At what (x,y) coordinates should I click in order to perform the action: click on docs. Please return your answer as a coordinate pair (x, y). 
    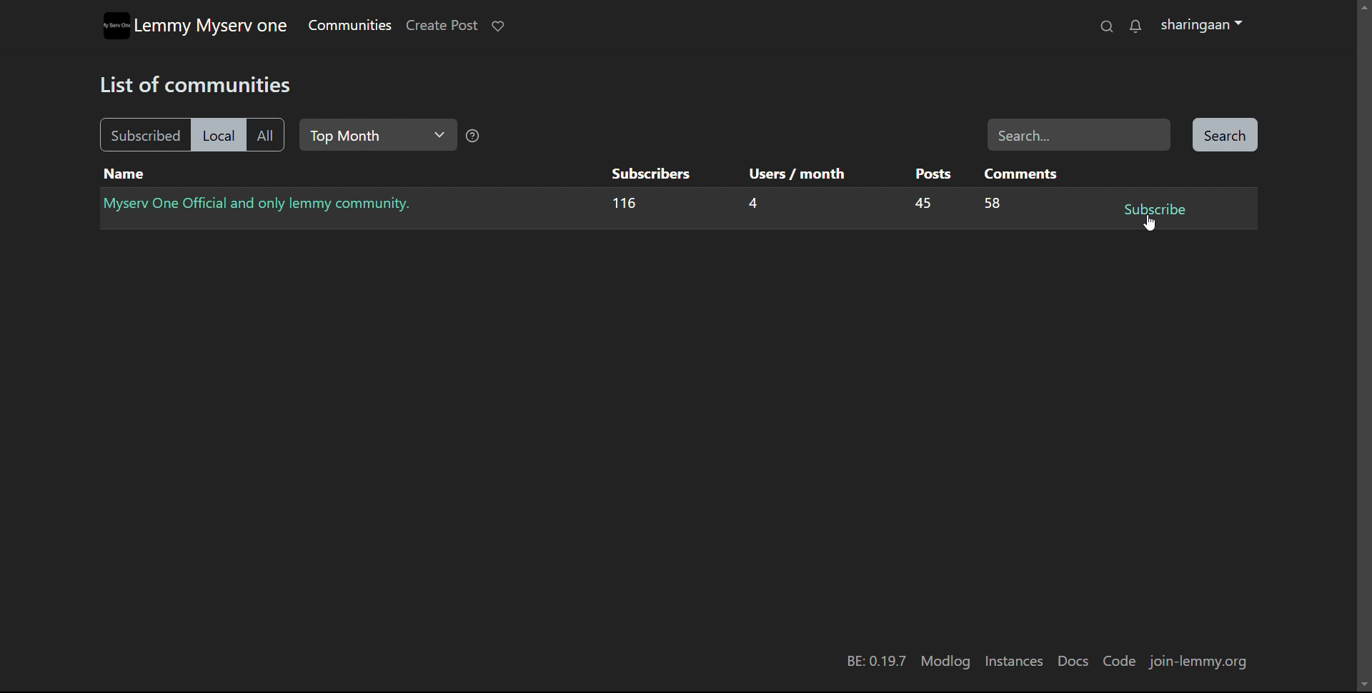
    Looking at the image, I should click on (1072, 662).